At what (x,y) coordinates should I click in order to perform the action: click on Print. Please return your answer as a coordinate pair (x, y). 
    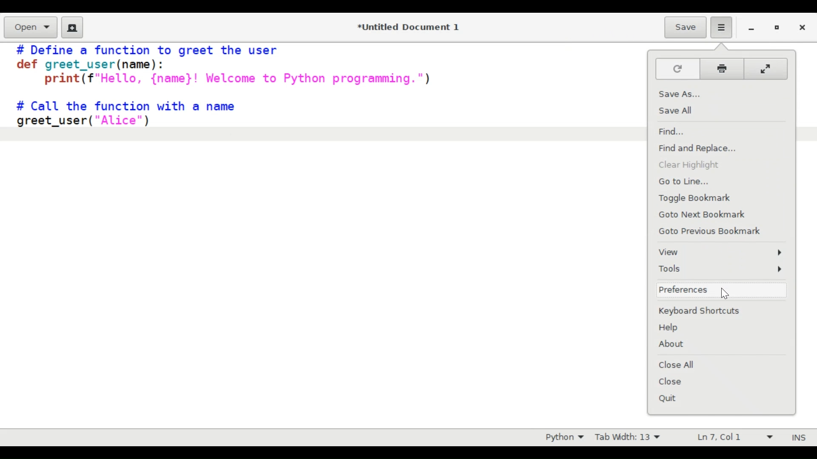
    Looking at the image, I should click on (723, 69).